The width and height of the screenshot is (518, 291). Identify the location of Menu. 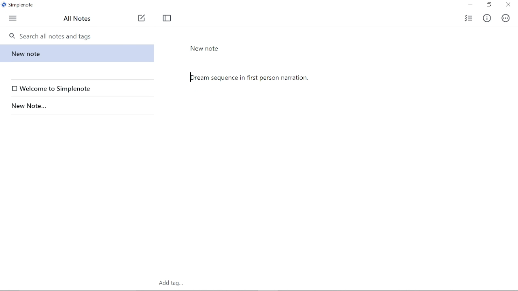
(13, 17).